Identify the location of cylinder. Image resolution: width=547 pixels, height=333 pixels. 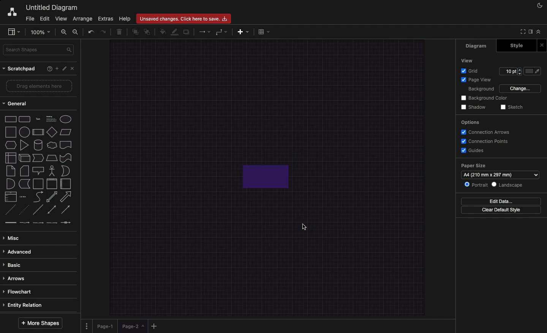
(38, 144).